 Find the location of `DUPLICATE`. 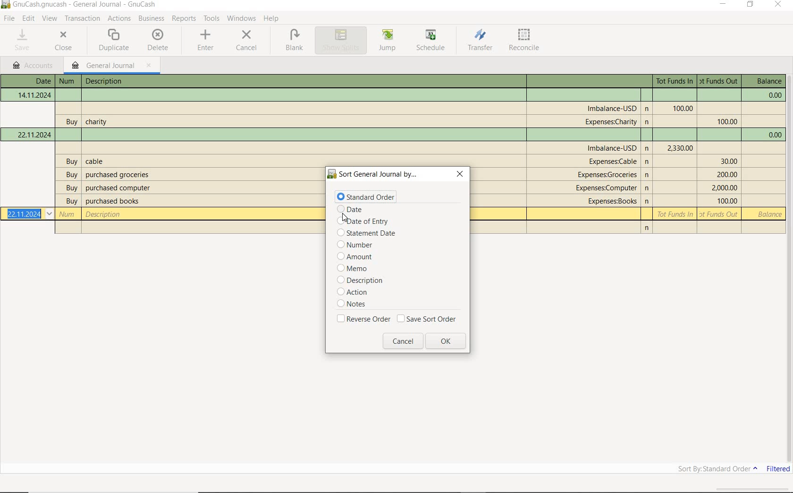

DUPLICATE is located at coordinates (114, 40).